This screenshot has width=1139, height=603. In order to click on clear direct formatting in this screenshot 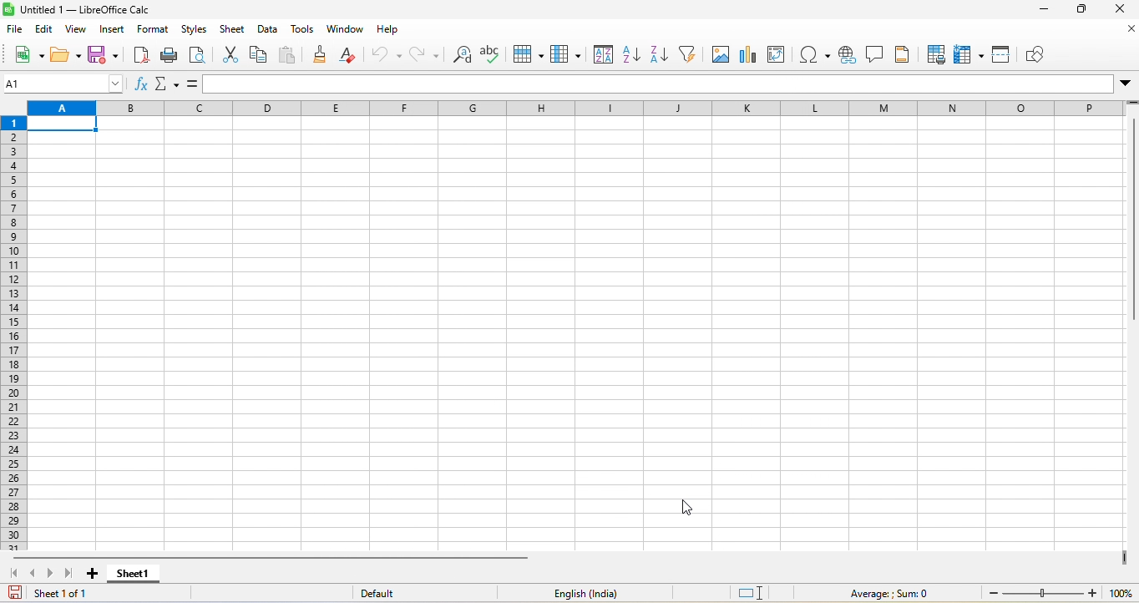, I will do `click(351, 54)`.